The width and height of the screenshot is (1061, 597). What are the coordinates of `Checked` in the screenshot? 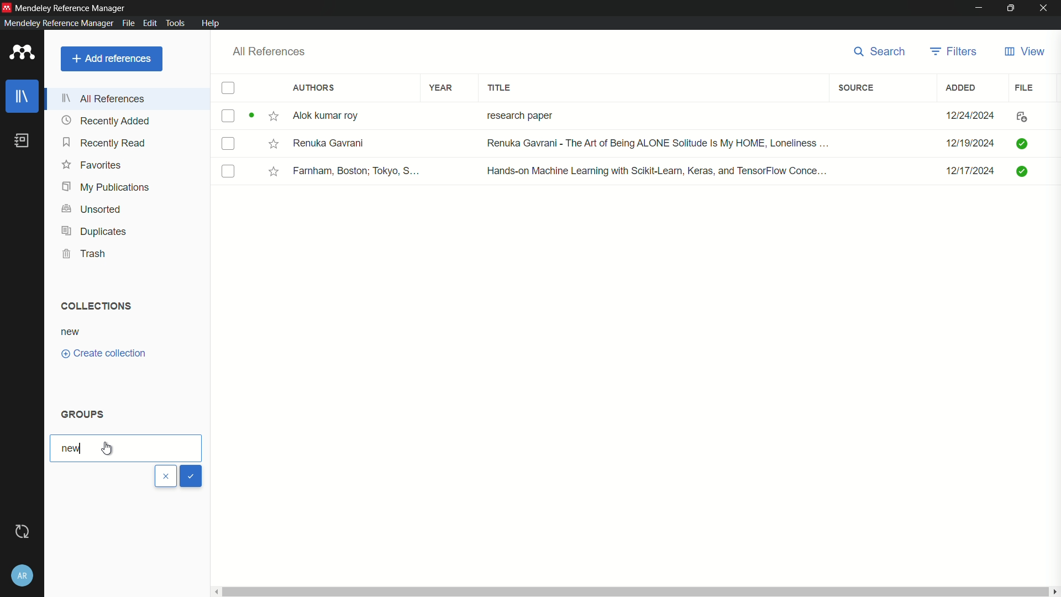 It's located at (1024, 171).